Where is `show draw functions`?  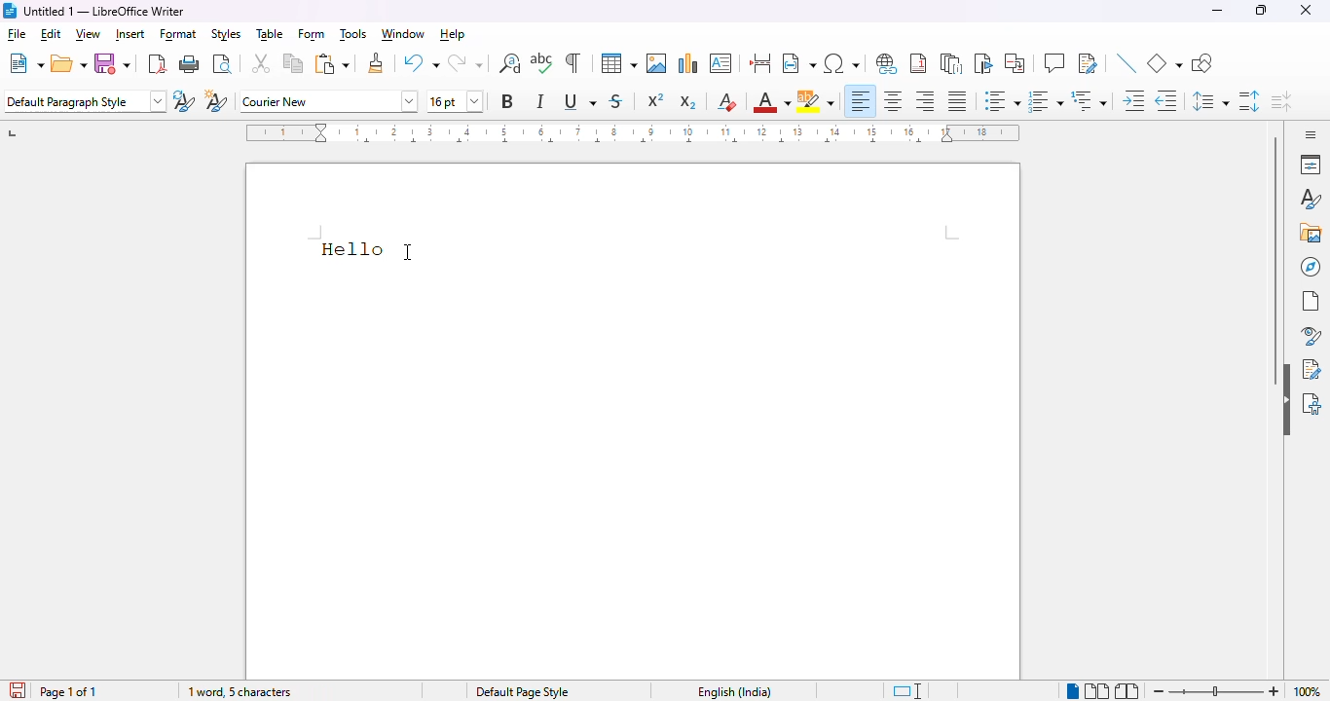
show draw functions is located at coordinates (1201, 63).